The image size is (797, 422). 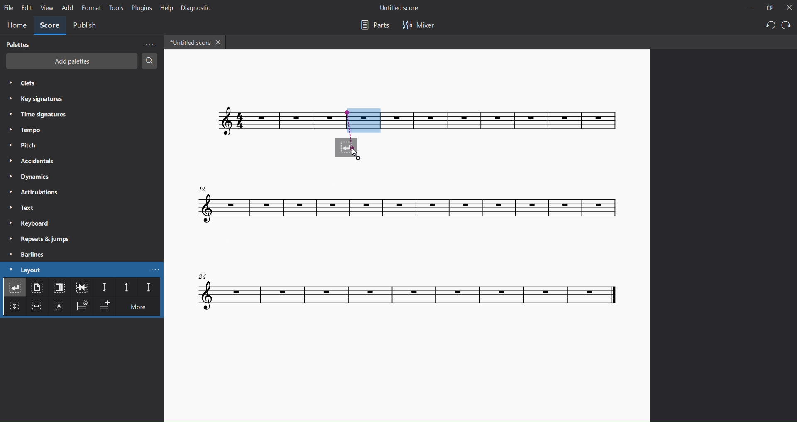 I want to click on undo, so click(x=767, y=26).